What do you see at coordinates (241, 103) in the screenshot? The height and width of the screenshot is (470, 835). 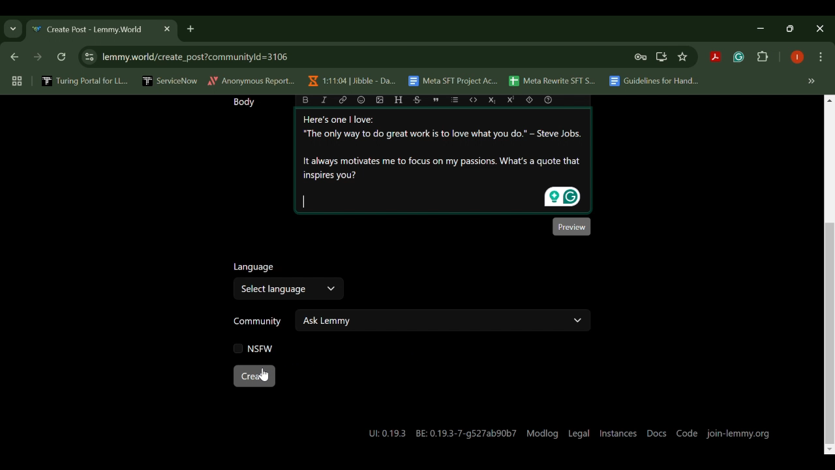 I see `Body` at bounding box center [241, 103].